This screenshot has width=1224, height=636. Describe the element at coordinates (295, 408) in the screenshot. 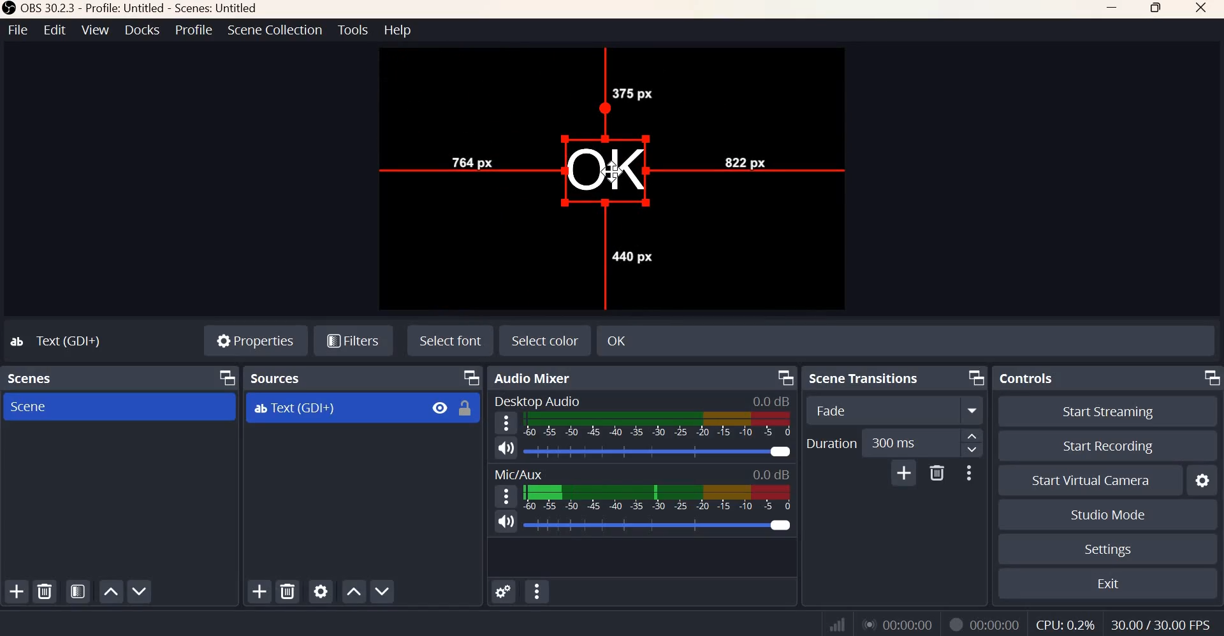

I see `Text (GDI+)` at that location.